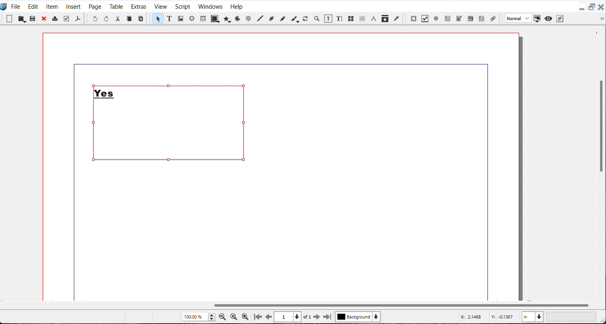  What do you see at coordinates (141, 18) in the screenshot?
I see `Paste` at bounding box center [141, 18].